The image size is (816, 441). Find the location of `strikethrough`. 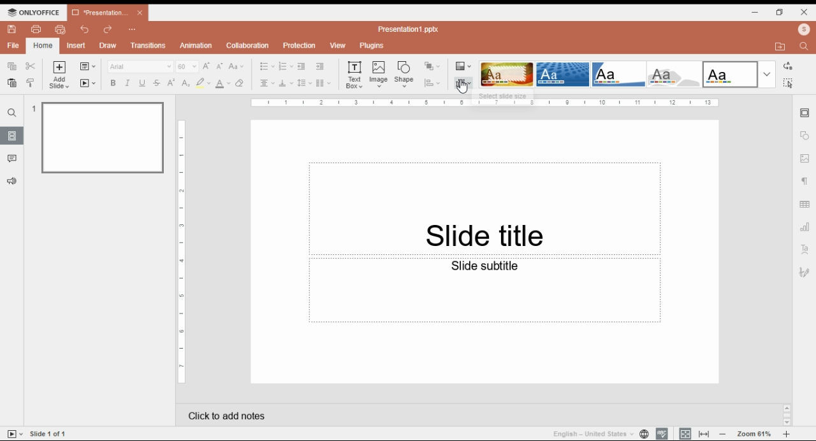

strikethrough is located at coordinates (157, 83).